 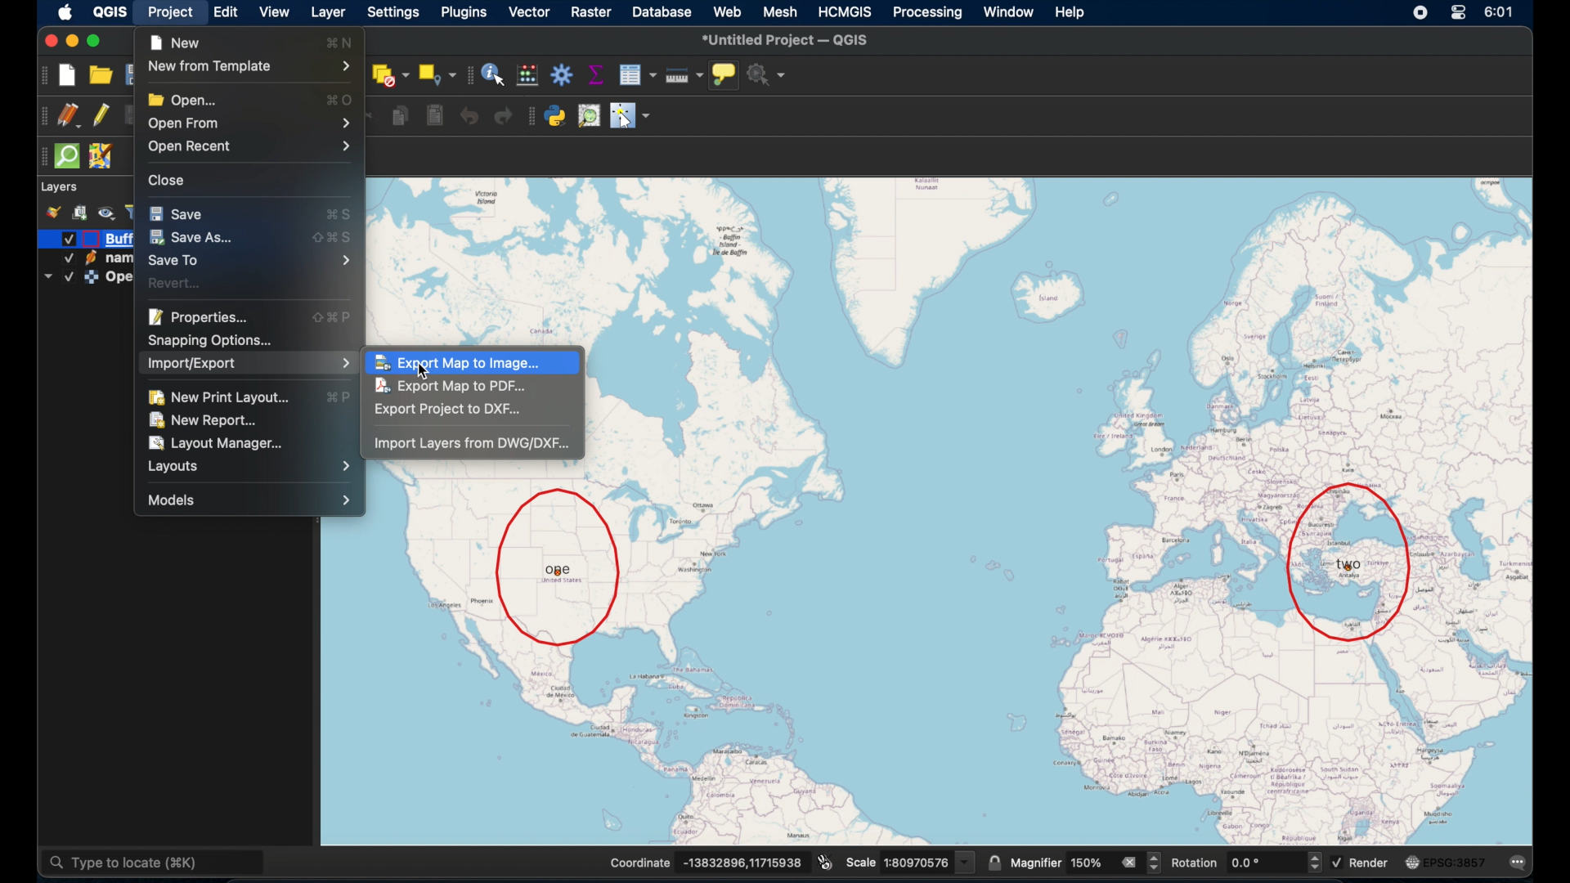 What do you see at coordinates (178, 283) in the screenshot?
I see `revert` at bounding box center [178, 283].